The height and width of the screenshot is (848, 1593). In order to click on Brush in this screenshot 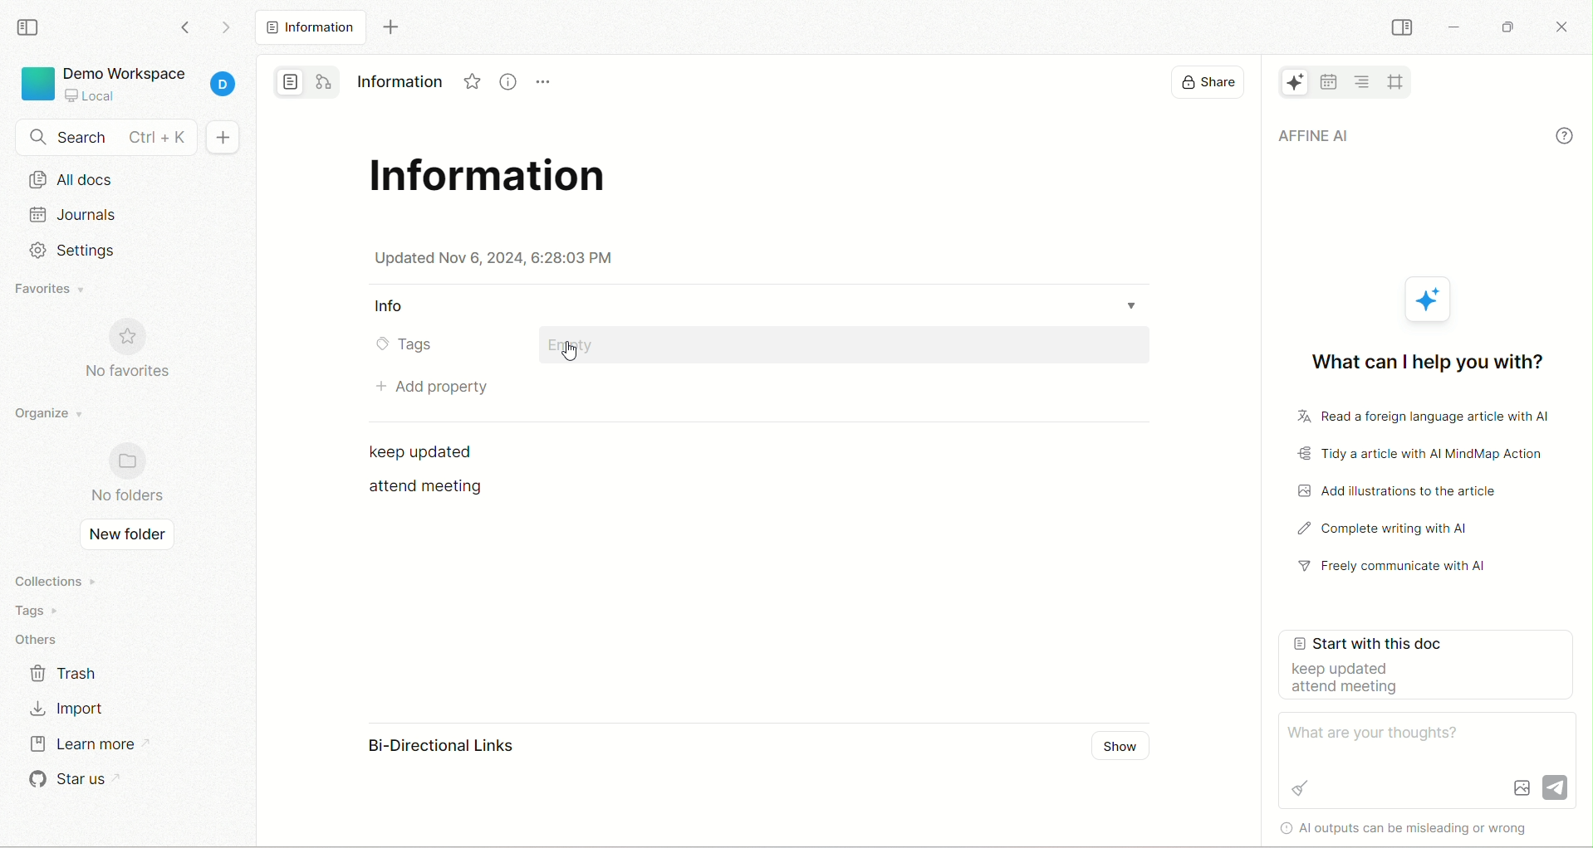, I will do `click(1300, 787)`.